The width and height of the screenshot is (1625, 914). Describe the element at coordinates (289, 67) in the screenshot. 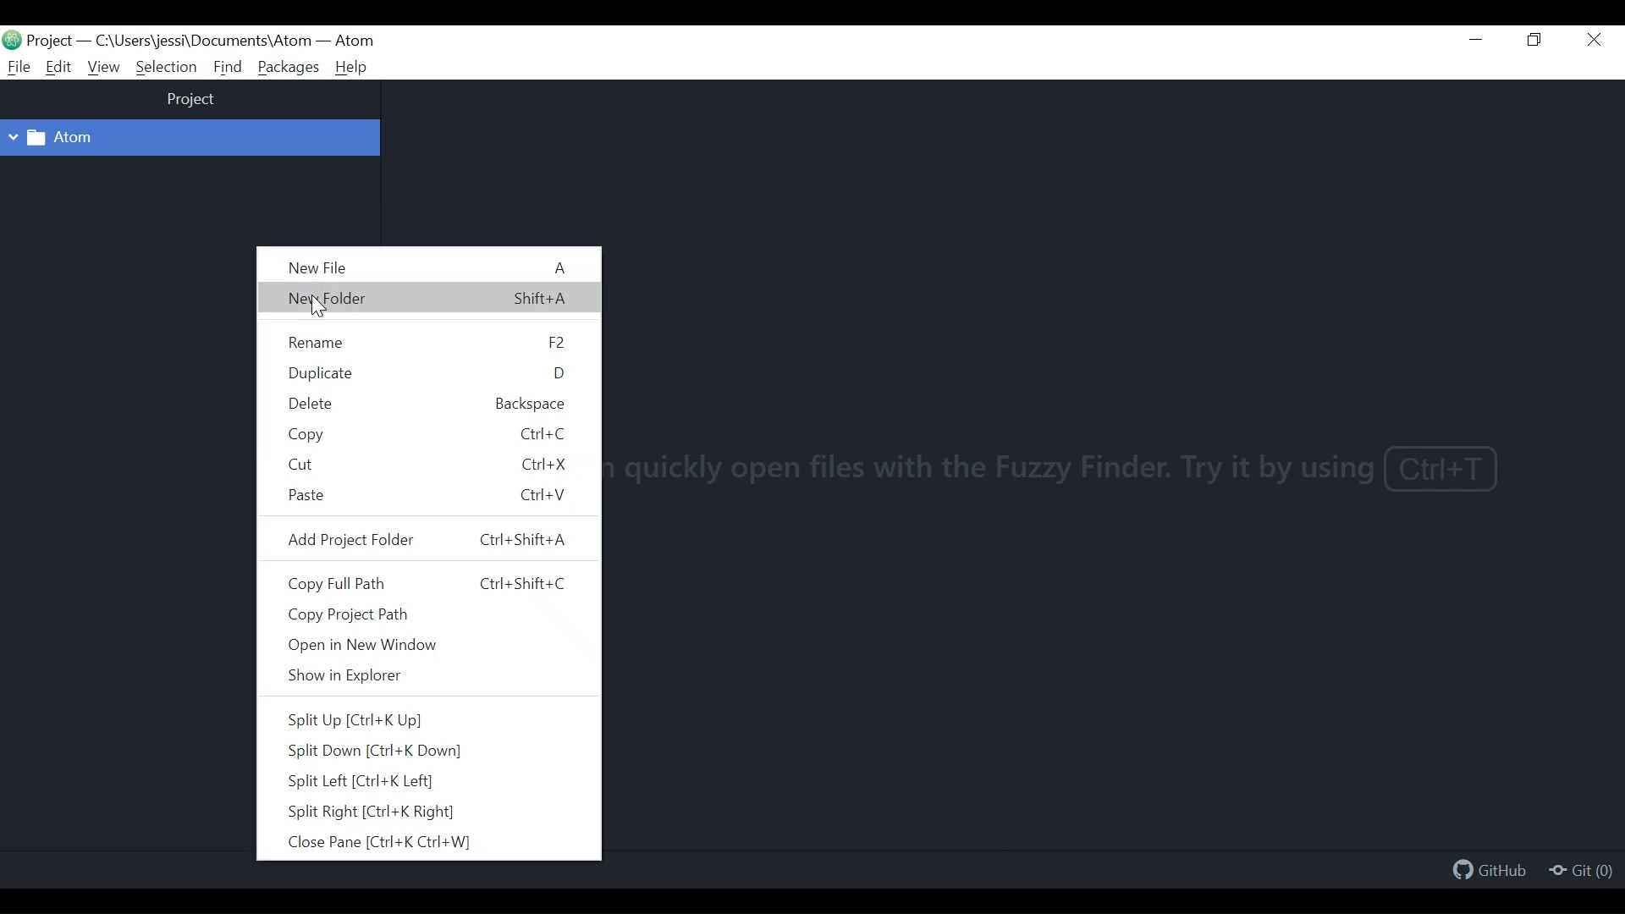

I see `Packages` at that location.